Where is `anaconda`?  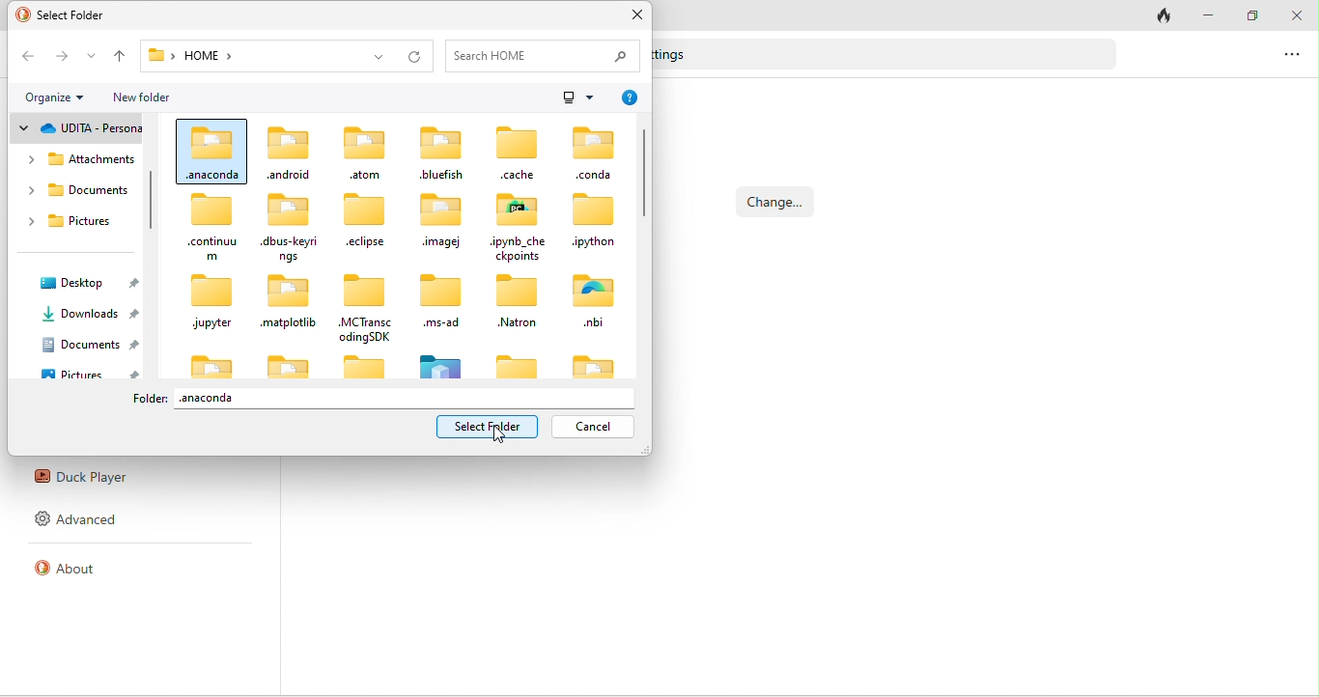
anaconda is located at coordinates (379, 400).